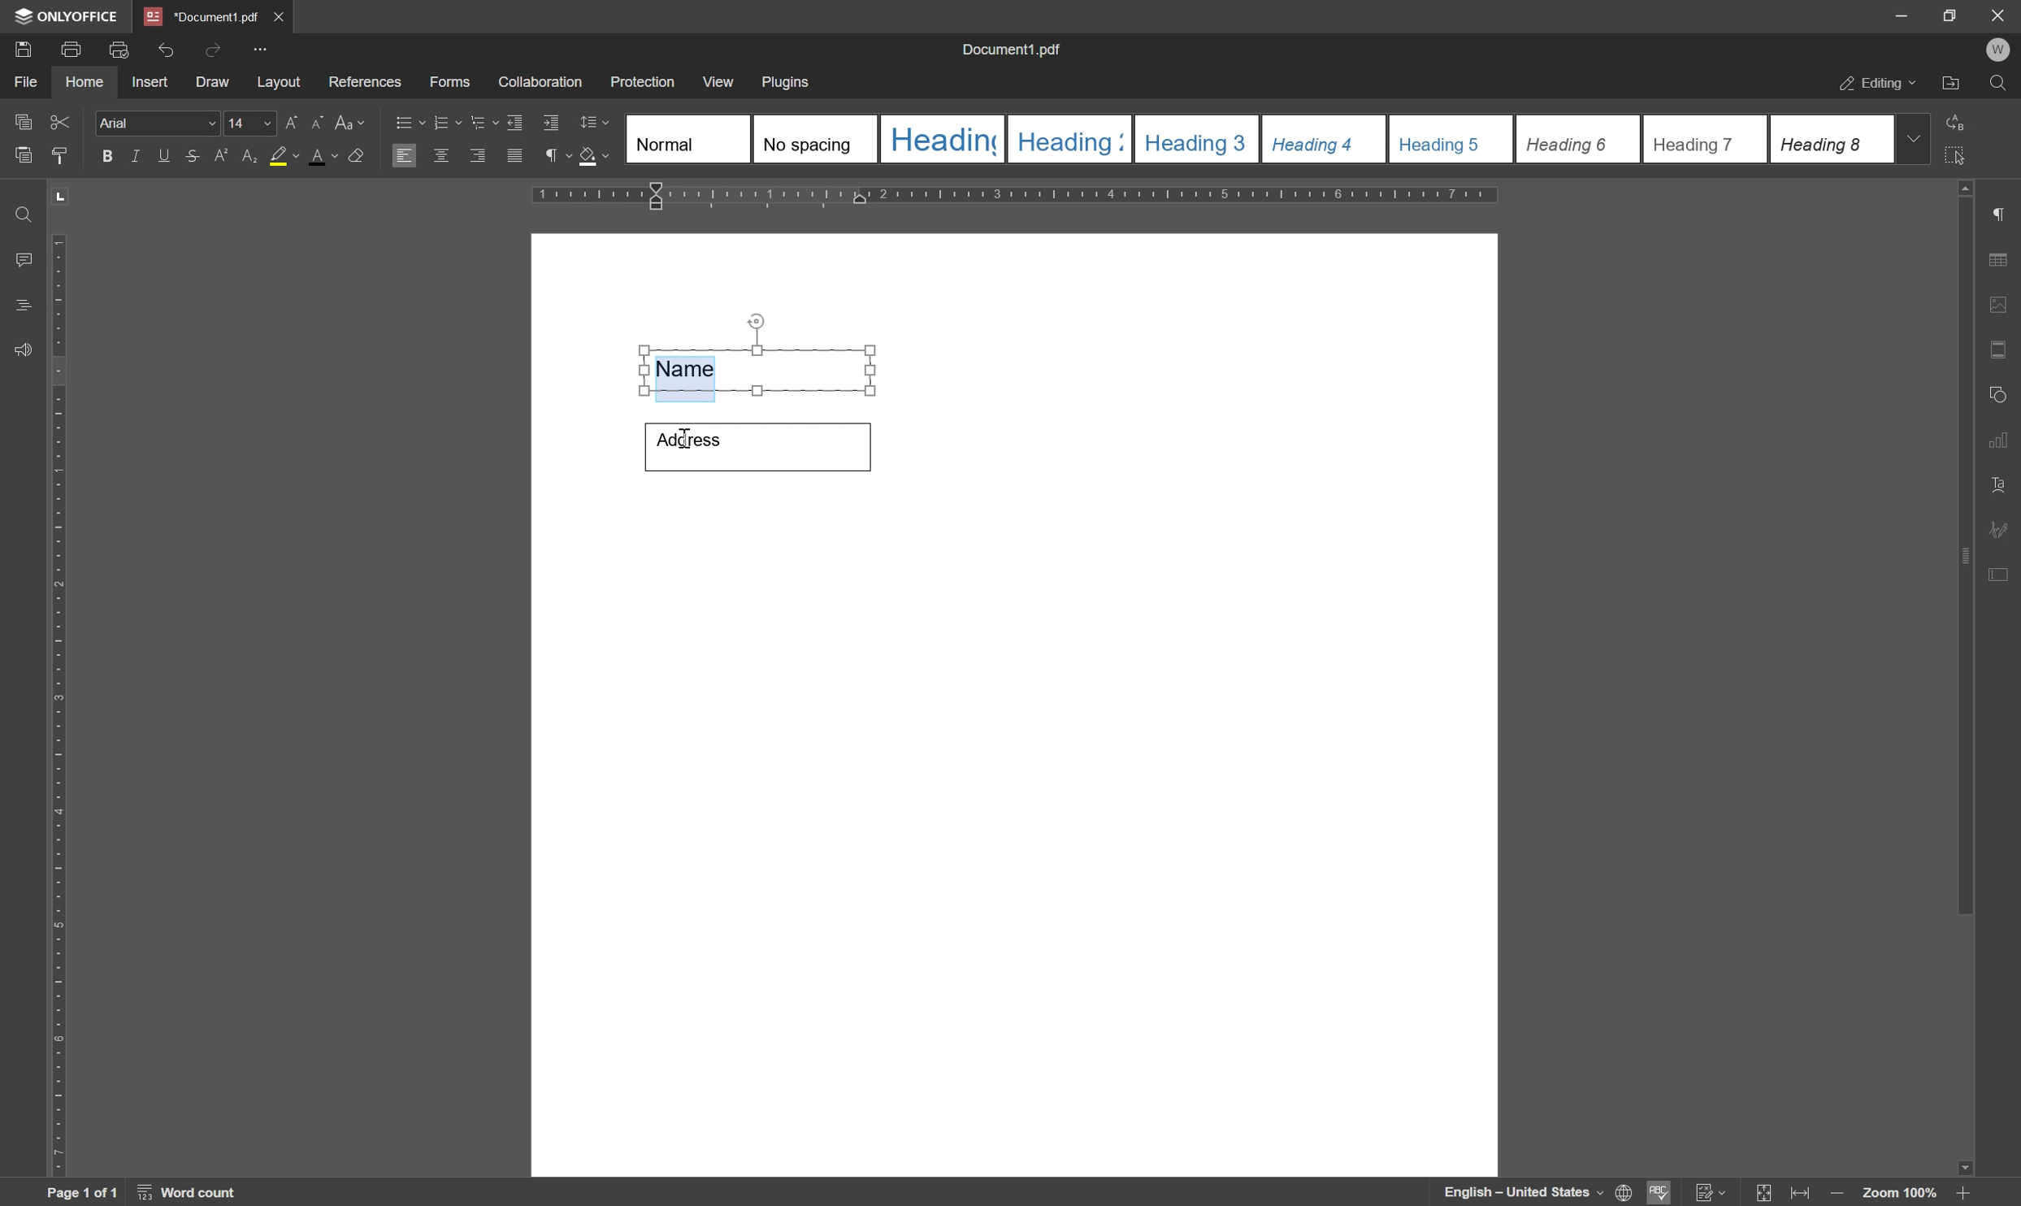 The width and height of the screenshot is (2021, 1206). What do you see at coordinates (405, 157) in the screenshot?
I see `Align left` at bounding box center [405, 157].